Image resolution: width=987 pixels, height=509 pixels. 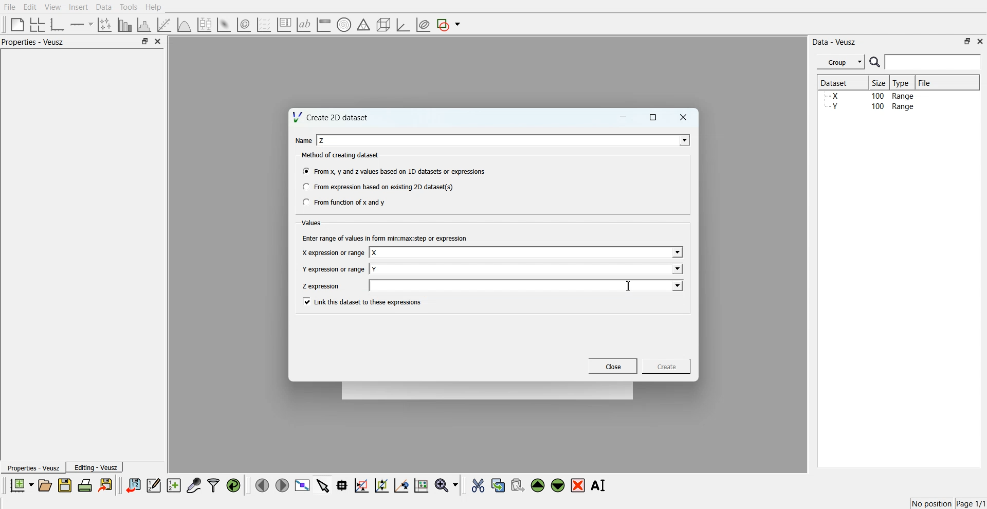 I want to click on Reload linked dataset, so click(x=233, y=485).